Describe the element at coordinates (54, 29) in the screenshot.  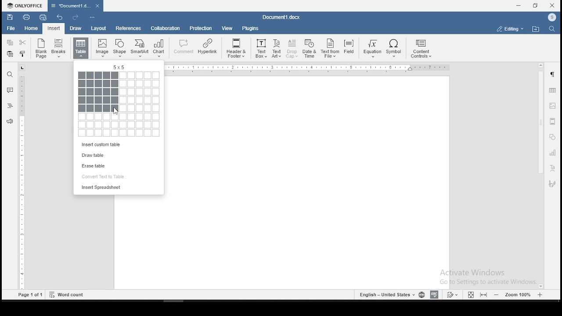
I see `input` at that location.